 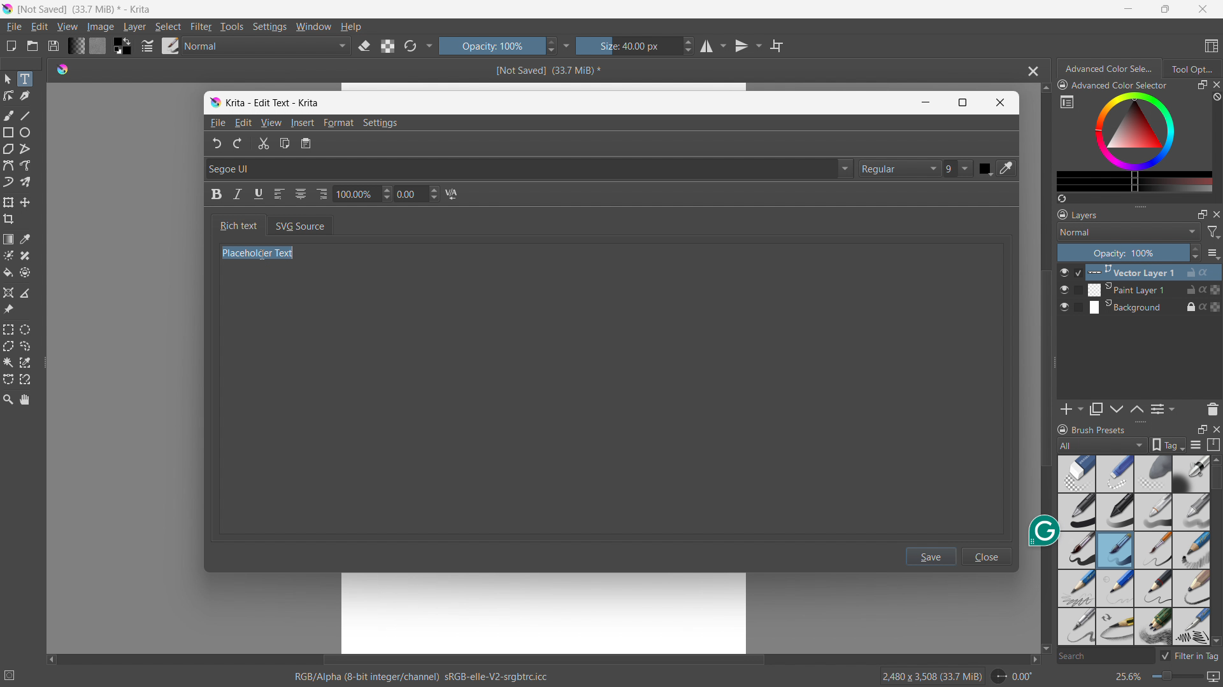 I want to click on fill a contiguous area of color with a color, so click(x=8, y=273).